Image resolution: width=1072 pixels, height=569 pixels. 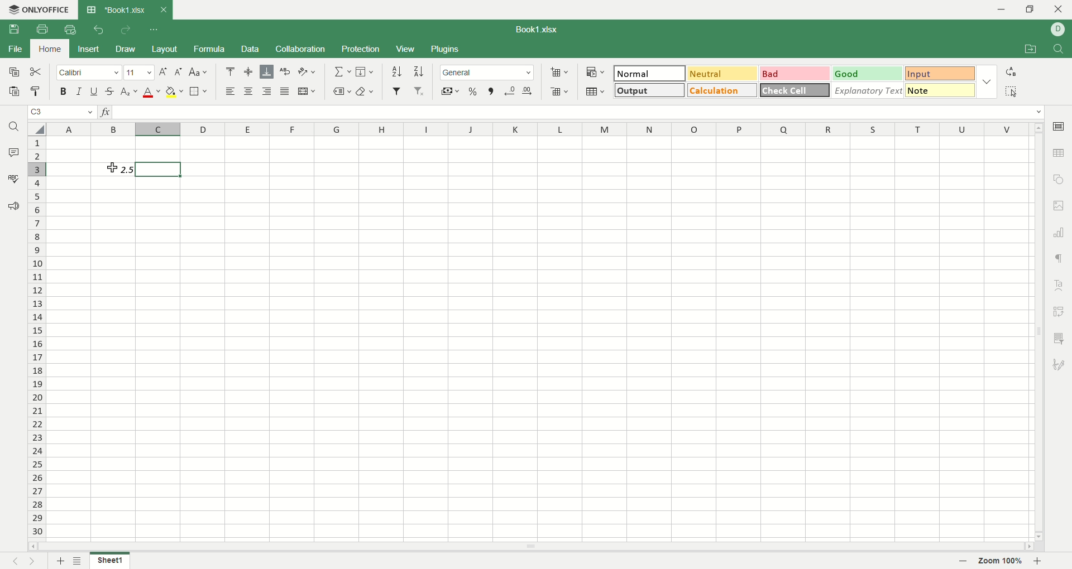 I want to click on cut, so click(x=36, y=72).